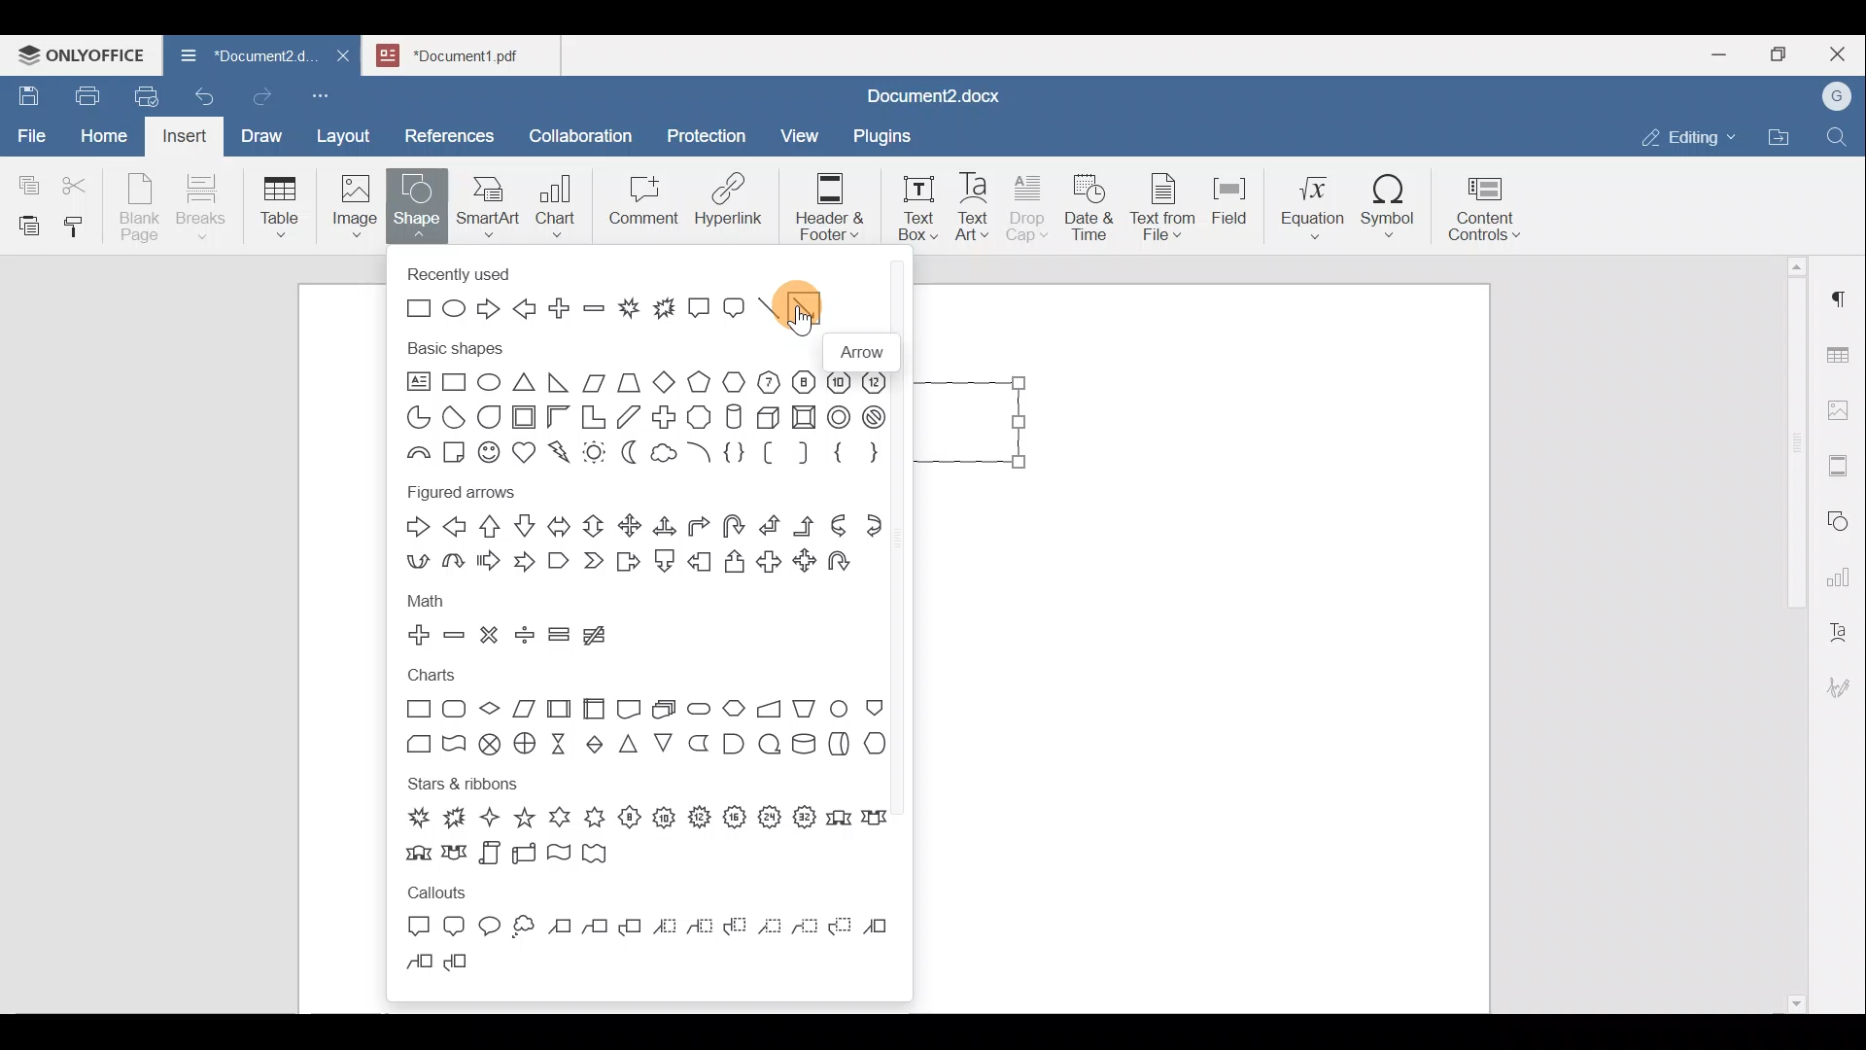 This screenshot has height=1050, width=1866. Describe the element at coordinates (905, 208) in the screenshot. I see `Text box` at that location.